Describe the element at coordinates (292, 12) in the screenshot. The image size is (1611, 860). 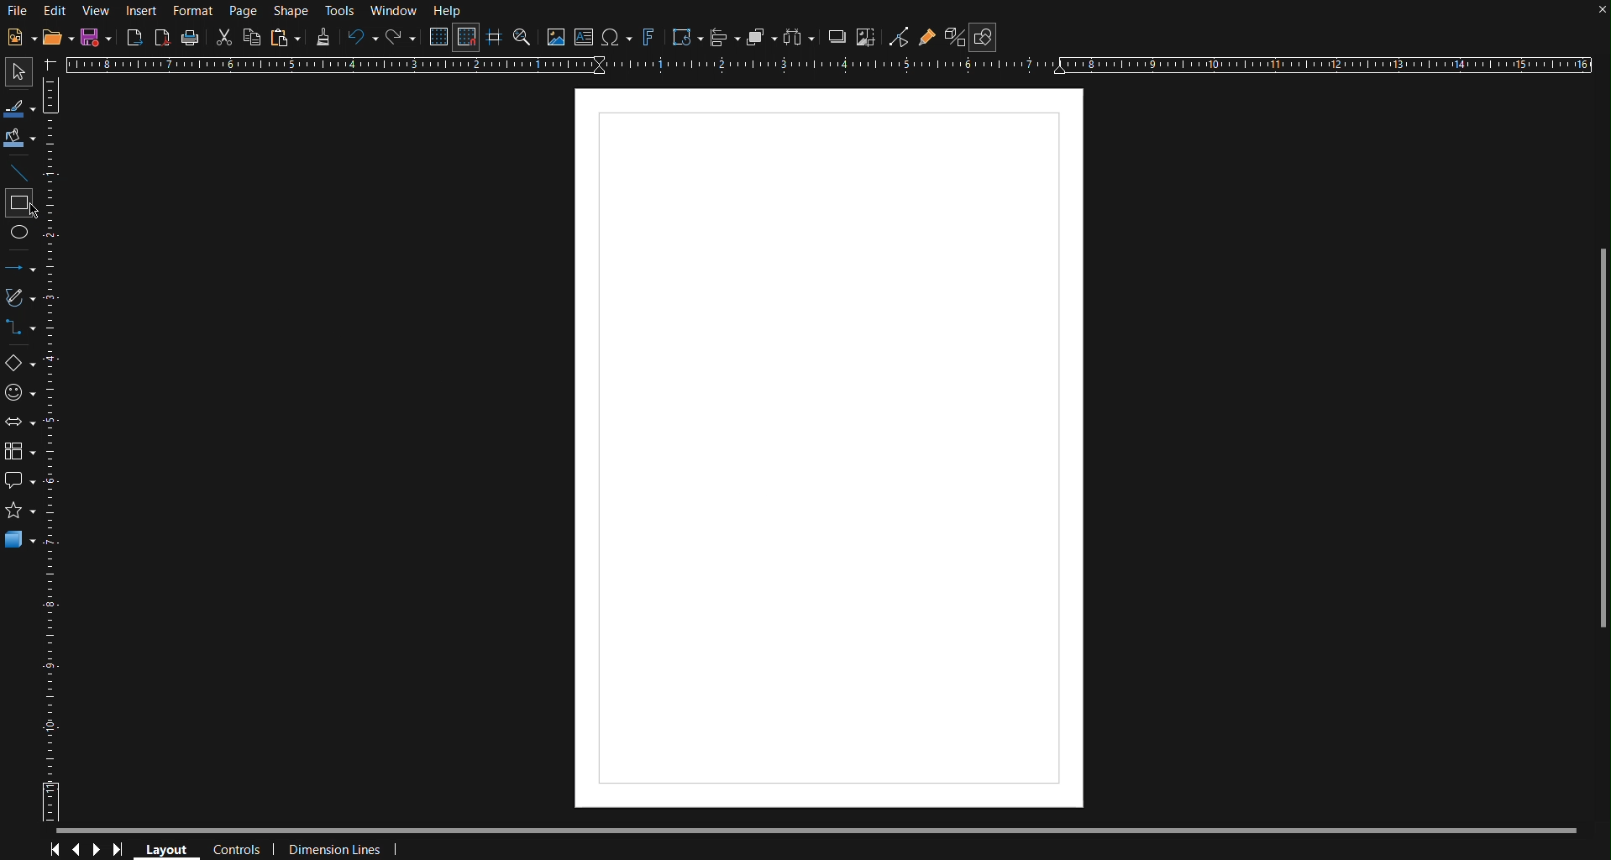
I see `Shape` at that location.